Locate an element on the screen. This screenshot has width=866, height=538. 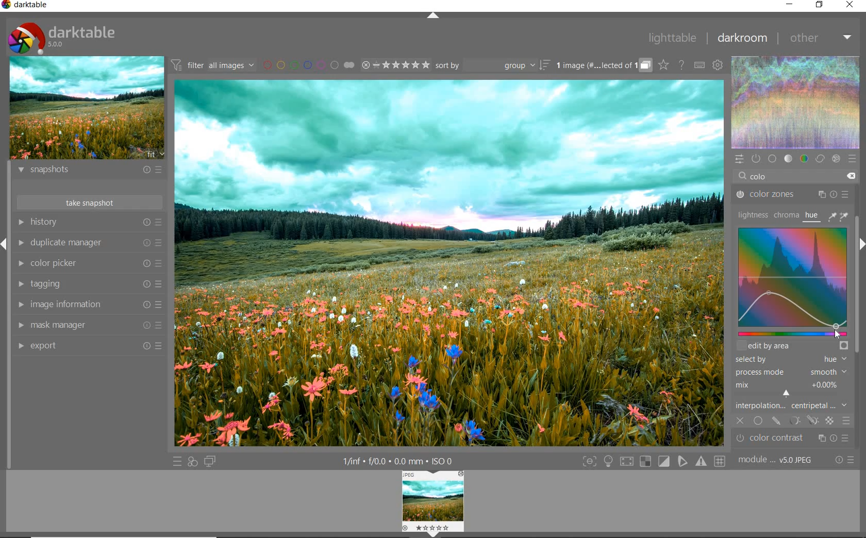
waveform is located at coordinates (796, 103).